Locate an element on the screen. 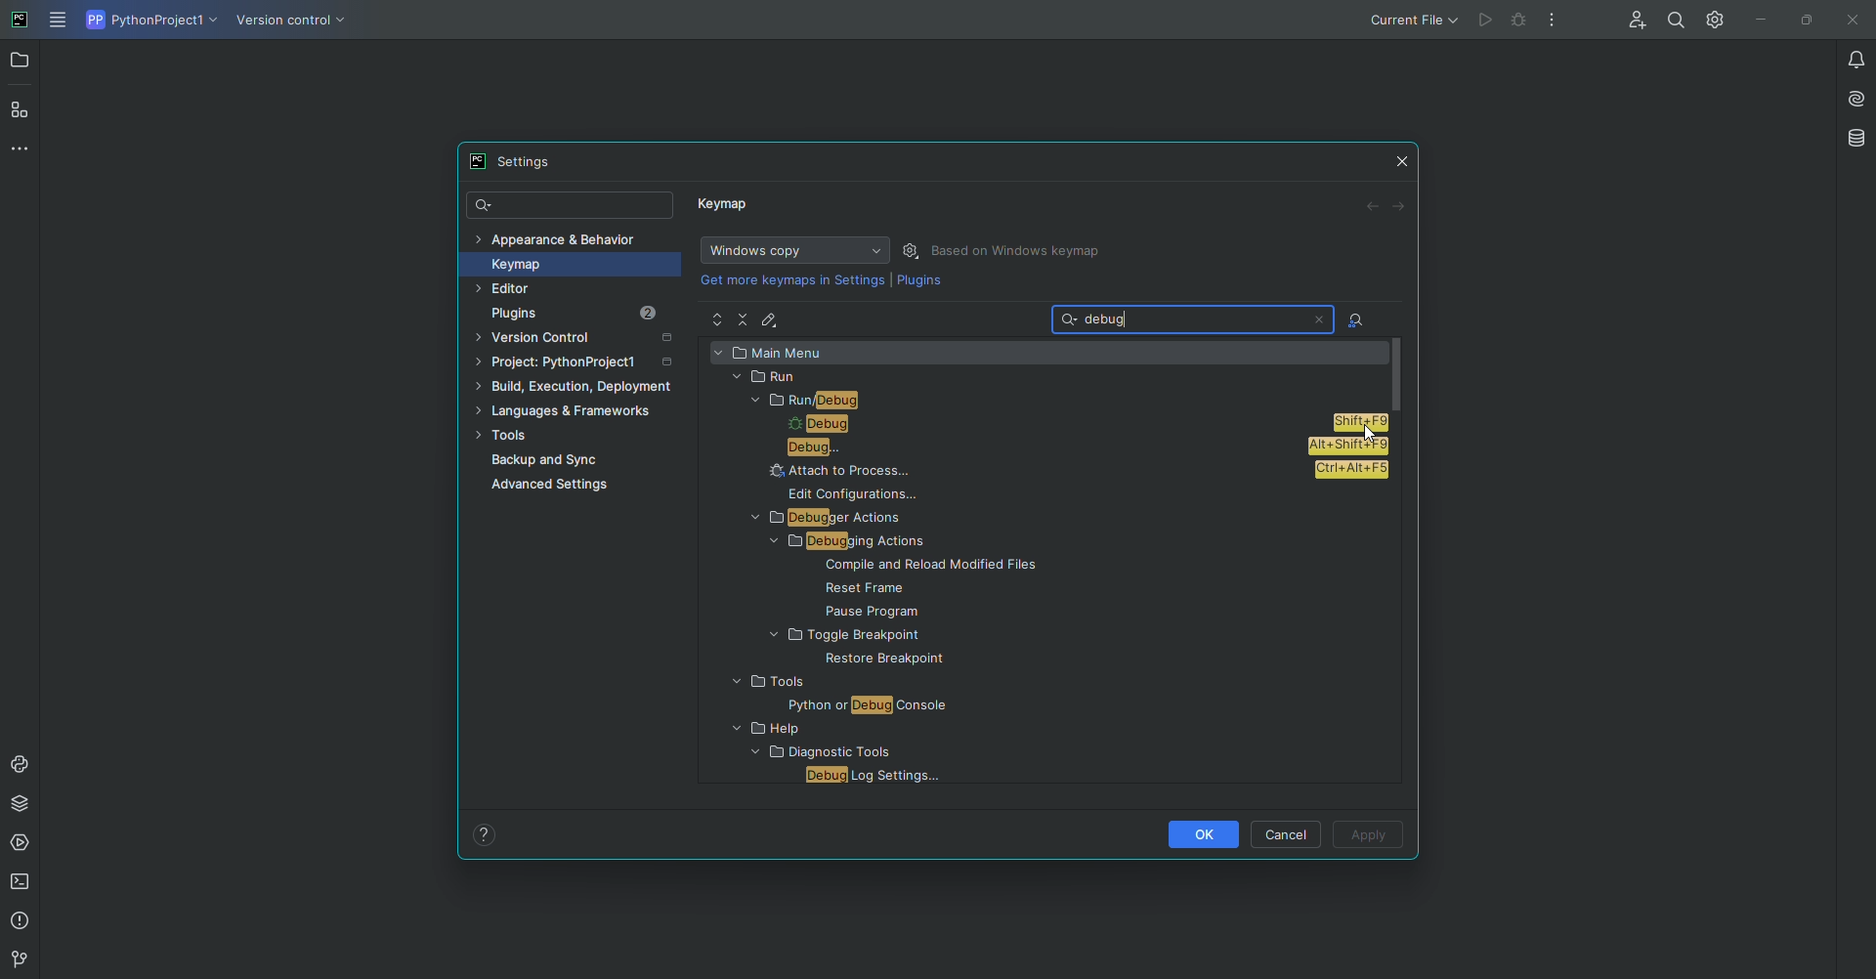  shortcut is located at coordinates (1350, 473).